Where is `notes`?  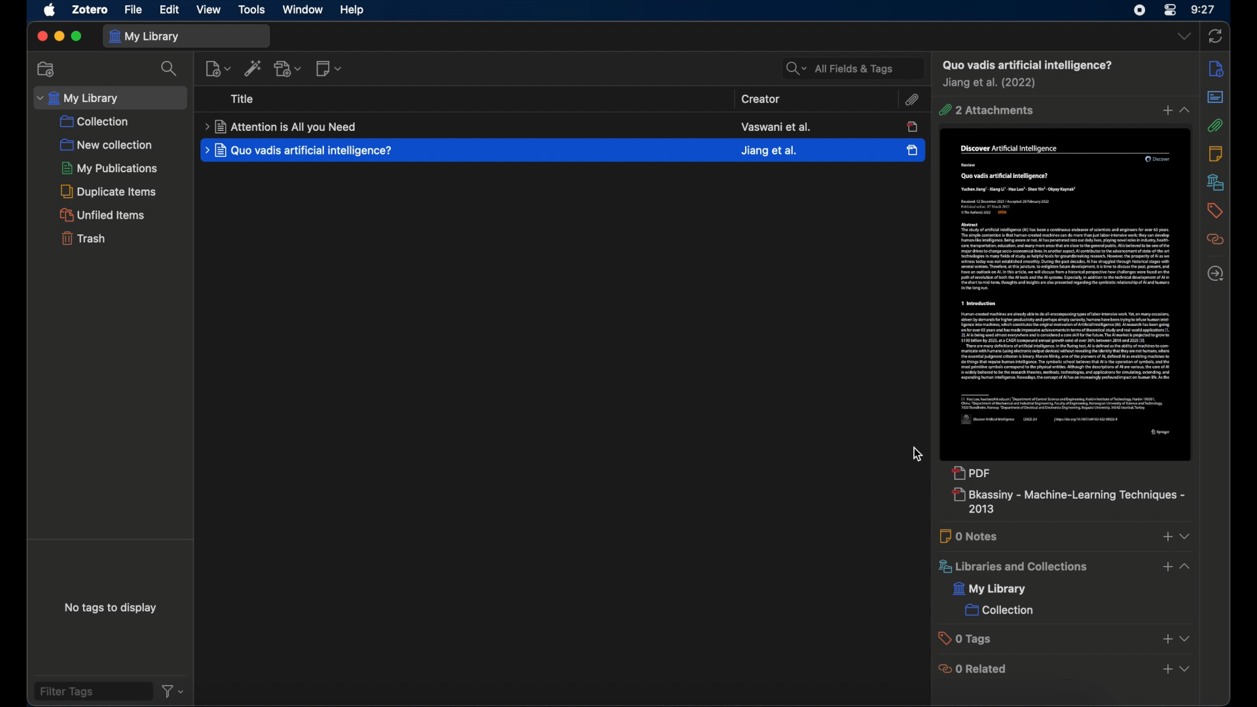
notes is located at coordinates (1216, 153).